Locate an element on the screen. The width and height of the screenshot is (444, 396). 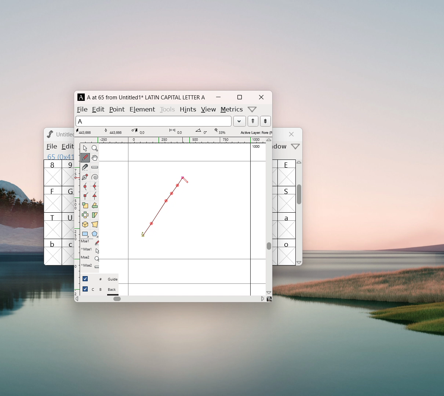
baseline is located at coordinates (183, 259).